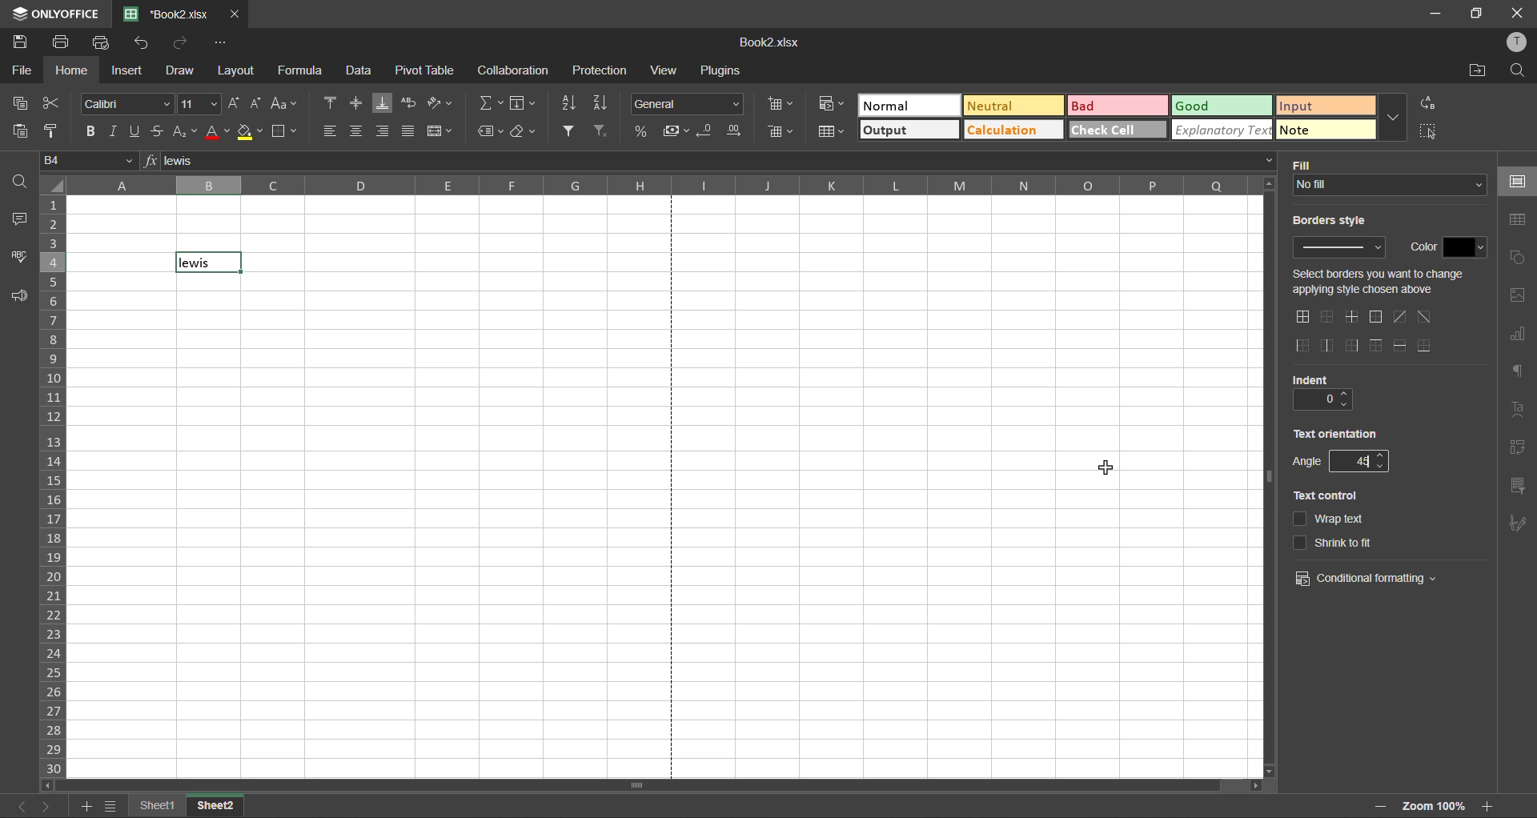  What do you see at coordinates (407, 130) in the screenshot?
I see `justified` at bounding box center [407, 130].